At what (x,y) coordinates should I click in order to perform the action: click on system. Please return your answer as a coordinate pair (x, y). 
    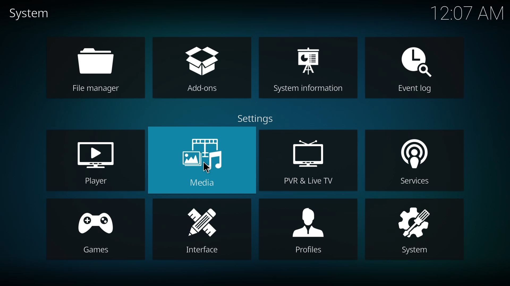
    Looking at the image, I should click on (28, 12).